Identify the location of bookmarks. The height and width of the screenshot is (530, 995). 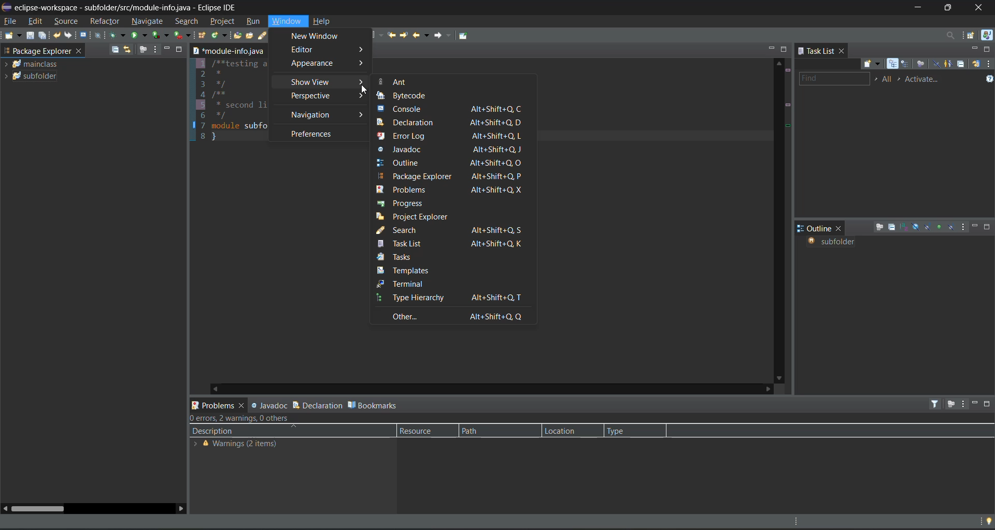
(372, 405).